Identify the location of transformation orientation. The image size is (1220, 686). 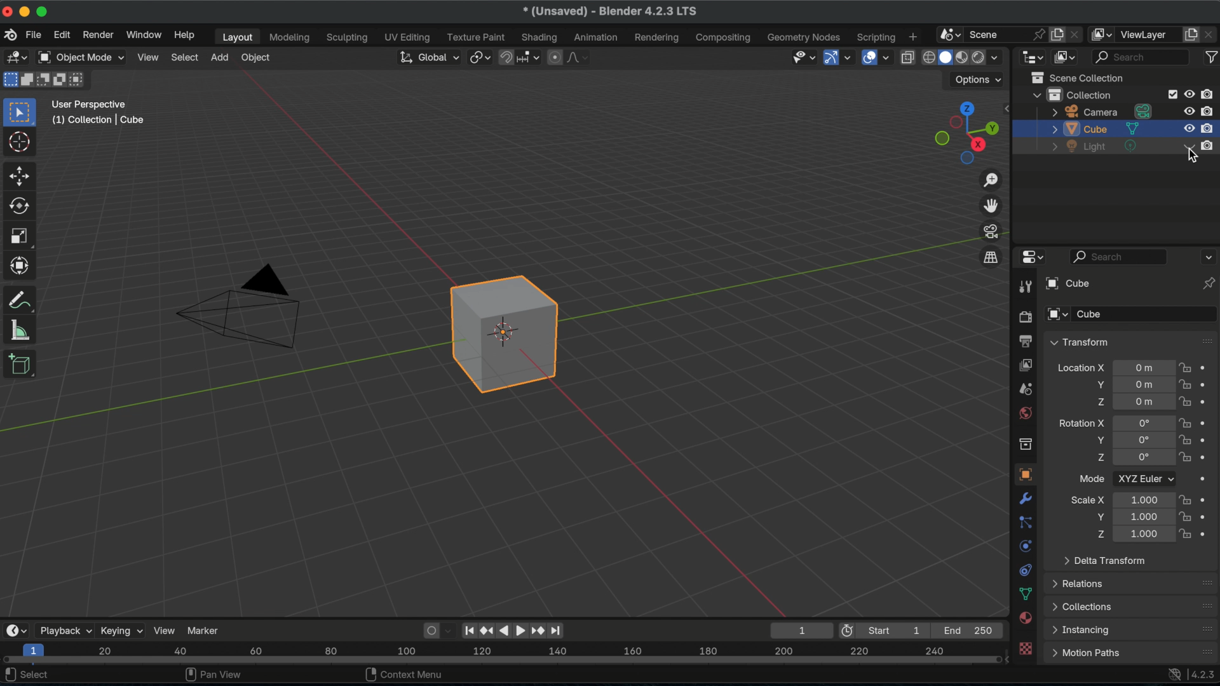
(426, 56).